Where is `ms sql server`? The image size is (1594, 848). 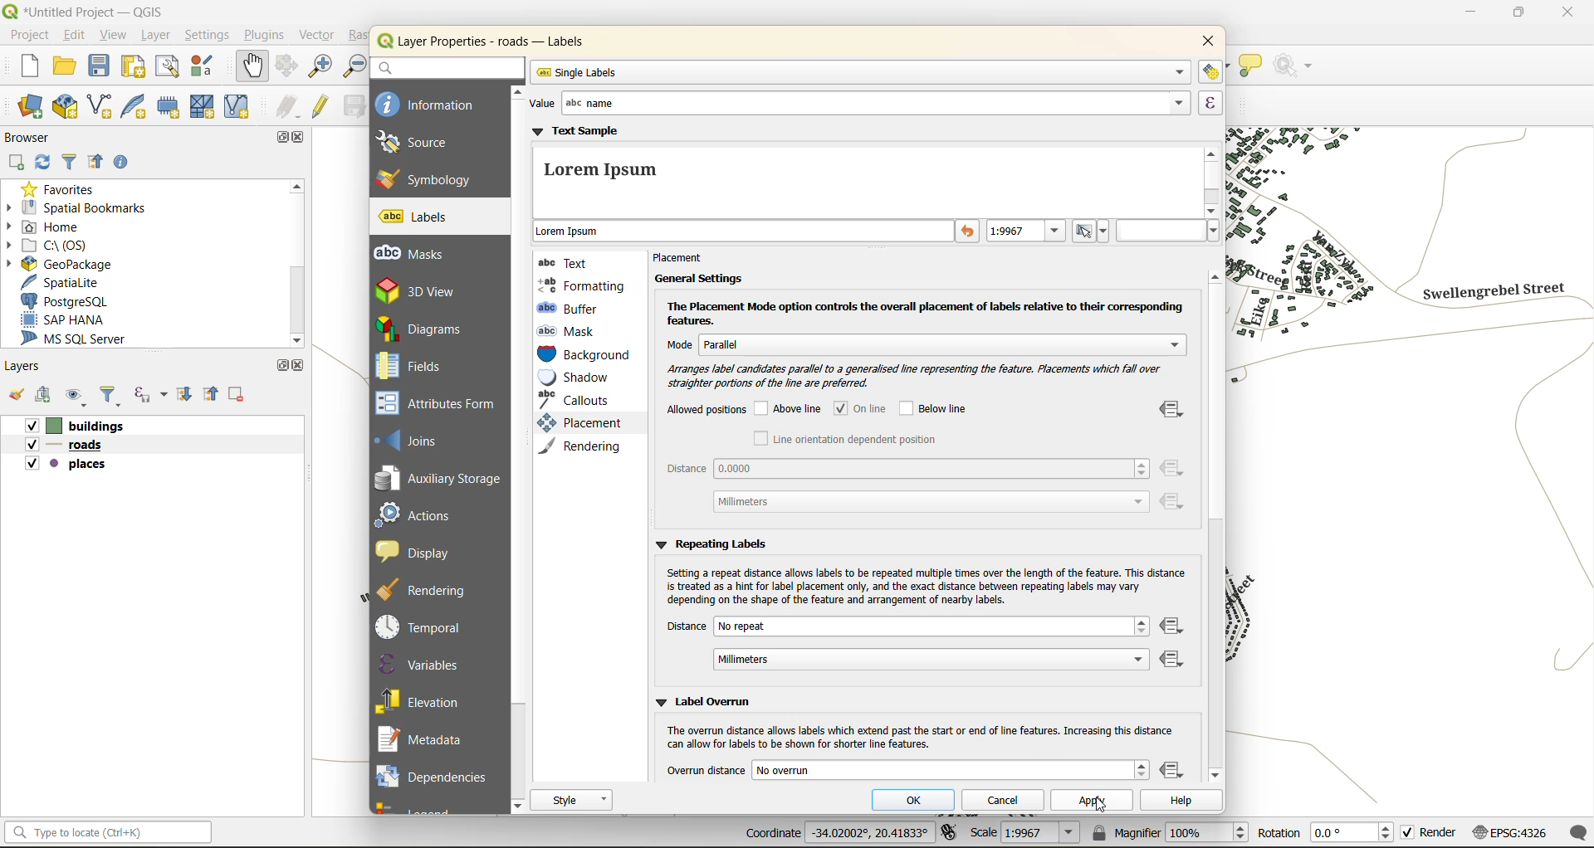 ms sql server is located at coordinates (77, 339).